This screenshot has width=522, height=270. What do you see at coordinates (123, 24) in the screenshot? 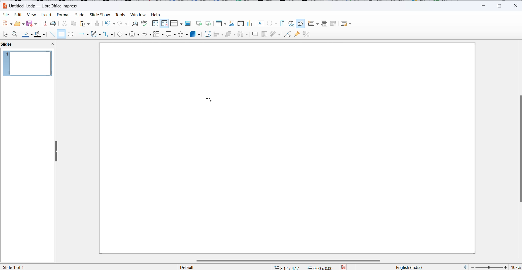
I see `redo` at bounding box center [123, 24].